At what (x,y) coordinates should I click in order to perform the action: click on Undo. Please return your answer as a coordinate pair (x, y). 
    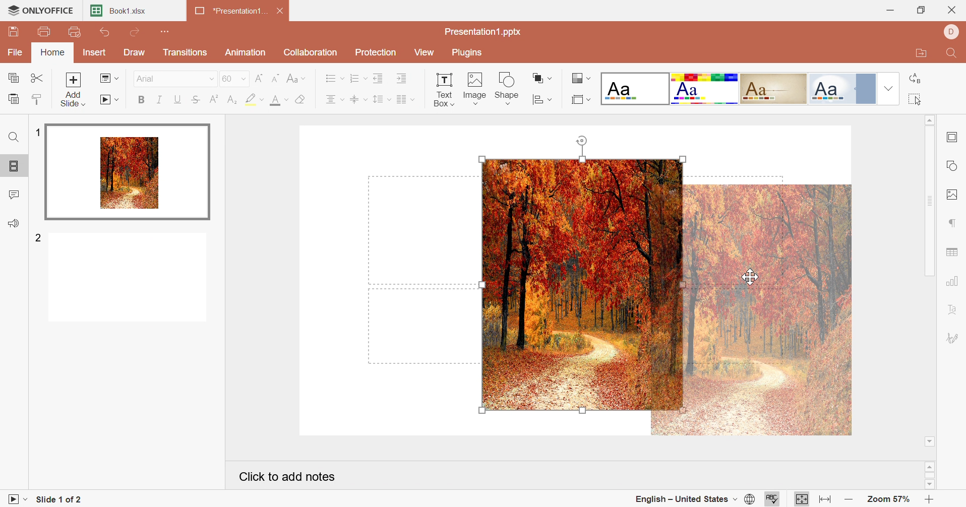
    Looking at the image, I should click on (105, 33).